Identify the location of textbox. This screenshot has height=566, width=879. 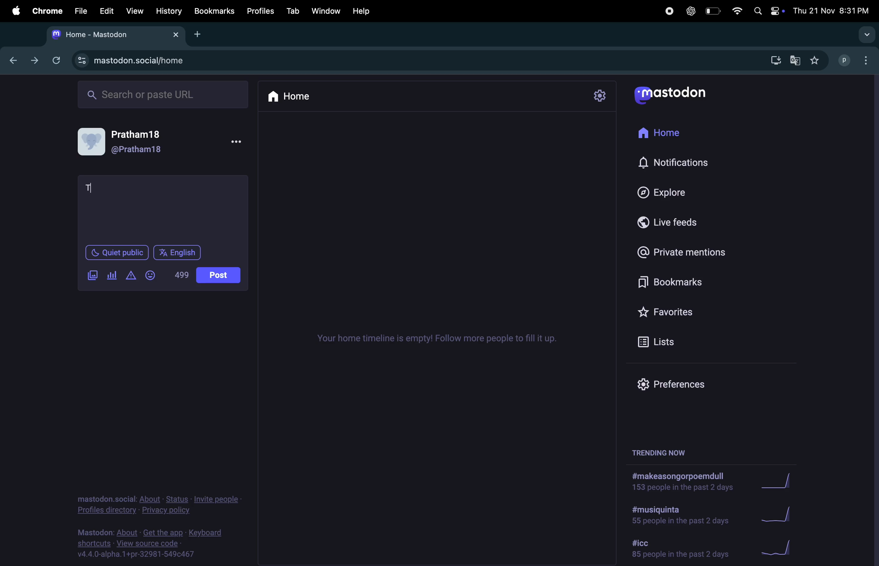
(162, 208).